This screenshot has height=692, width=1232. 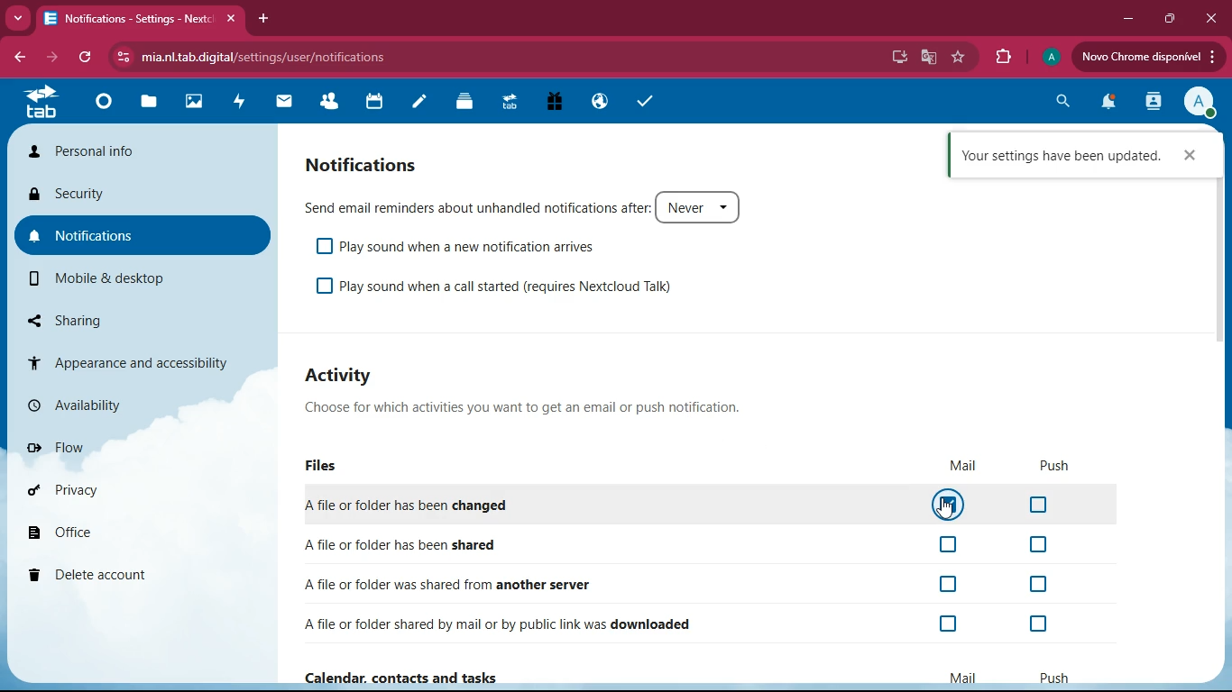 I want to click on play sound, so click(x=508, y=287).